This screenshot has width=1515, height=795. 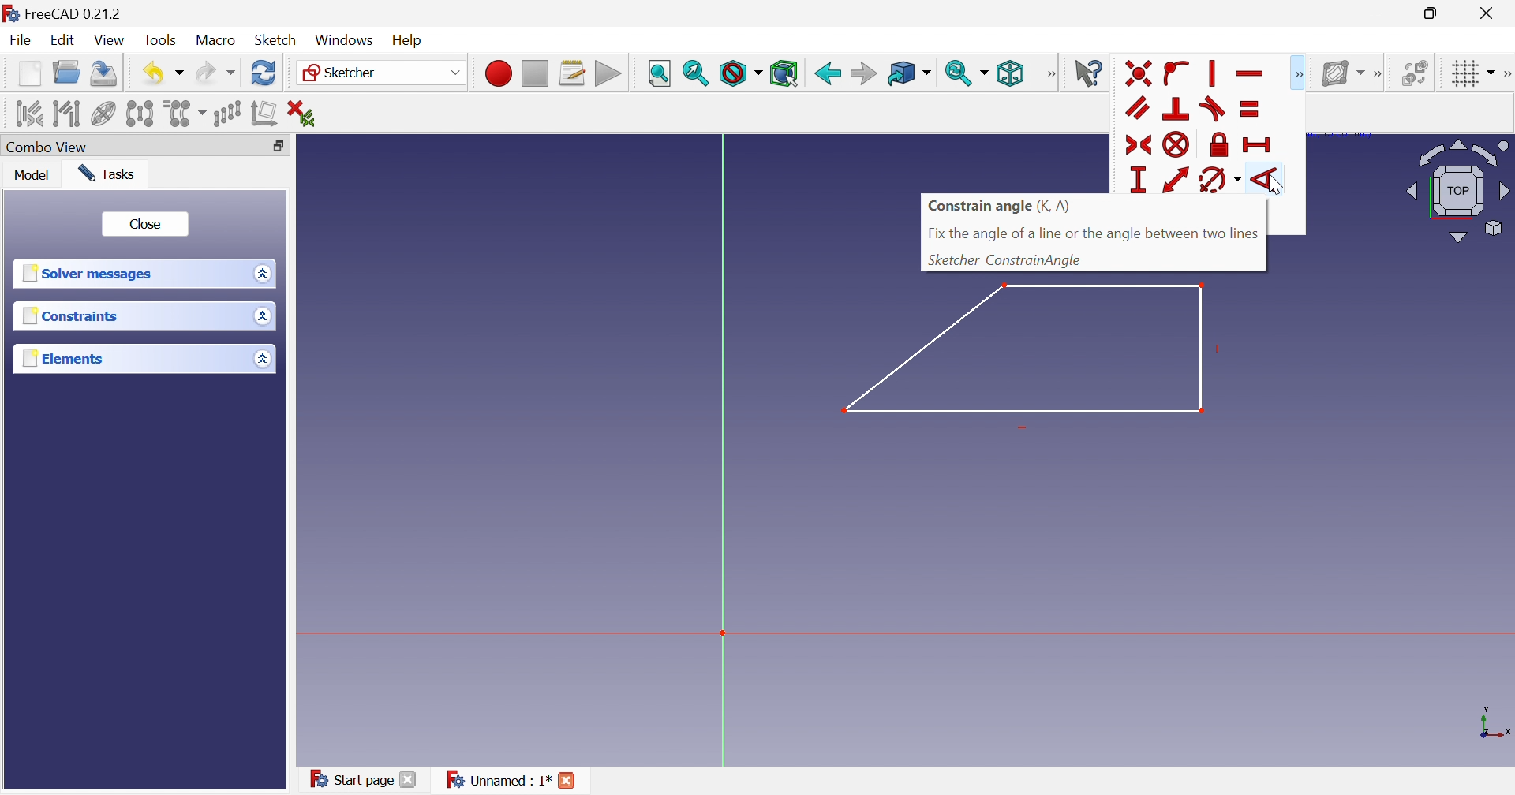 I want to click on Redo, so click(x=214, y=76).